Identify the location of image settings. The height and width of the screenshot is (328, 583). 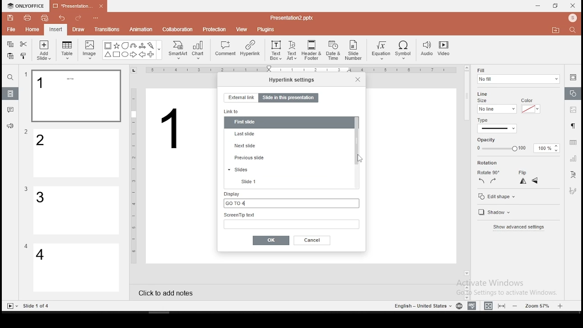
(572, 111).